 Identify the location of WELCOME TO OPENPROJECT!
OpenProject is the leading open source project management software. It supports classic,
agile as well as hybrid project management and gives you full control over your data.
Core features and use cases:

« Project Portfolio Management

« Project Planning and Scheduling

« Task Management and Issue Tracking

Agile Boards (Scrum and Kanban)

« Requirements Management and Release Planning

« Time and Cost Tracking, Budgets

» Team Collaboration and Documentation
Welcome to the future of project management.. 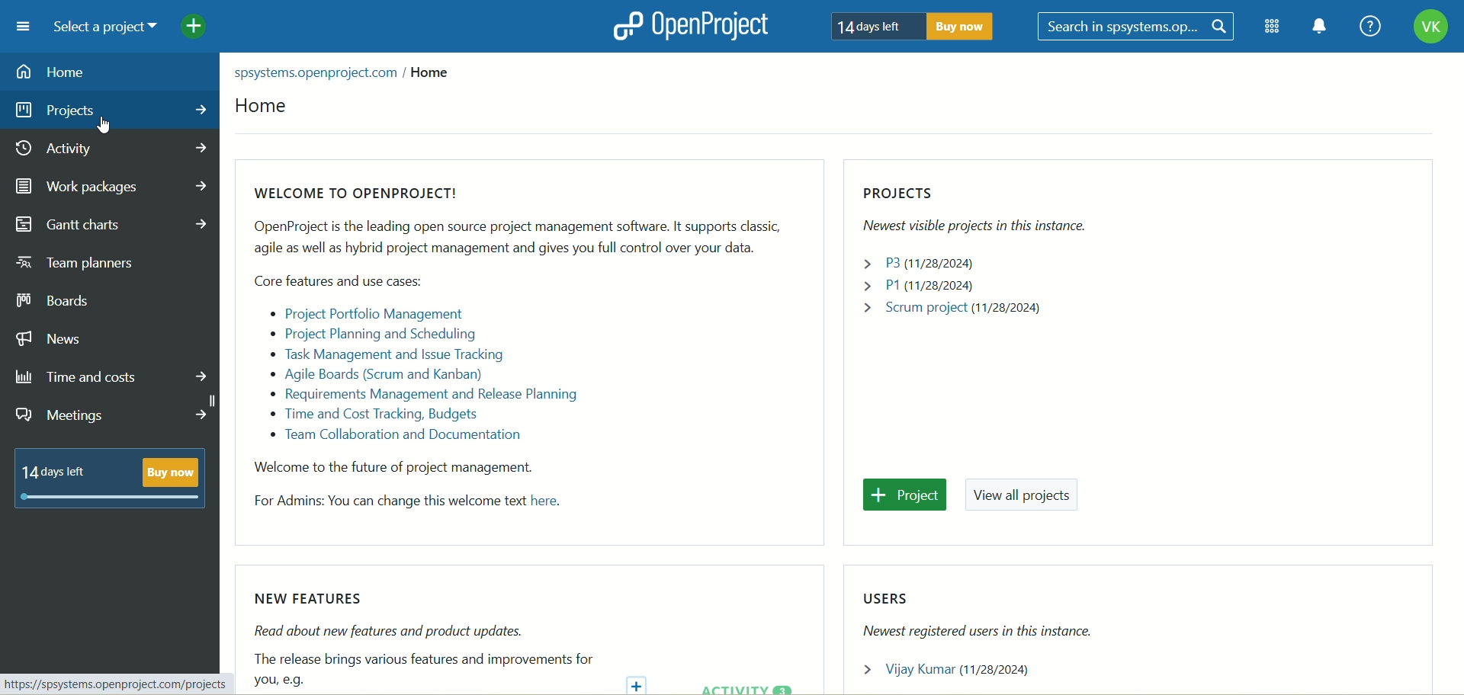
(517, 330).